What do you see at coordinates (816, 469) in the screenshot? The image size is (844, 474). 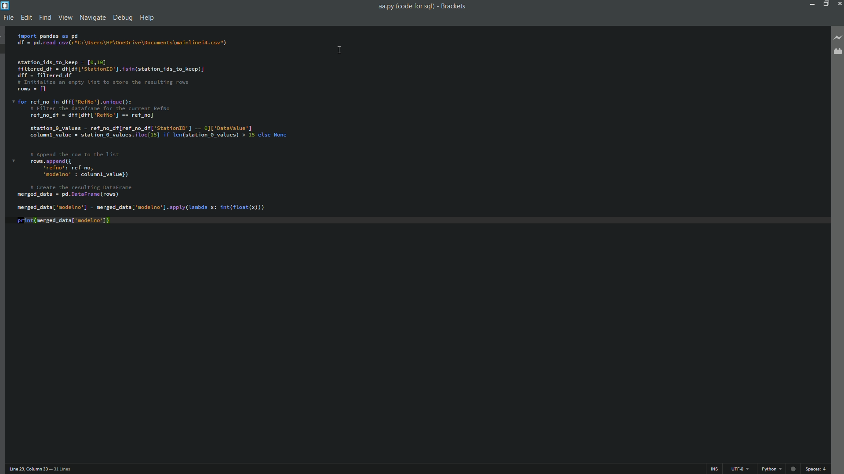 I see `space button` at bounding box center [816, 469].